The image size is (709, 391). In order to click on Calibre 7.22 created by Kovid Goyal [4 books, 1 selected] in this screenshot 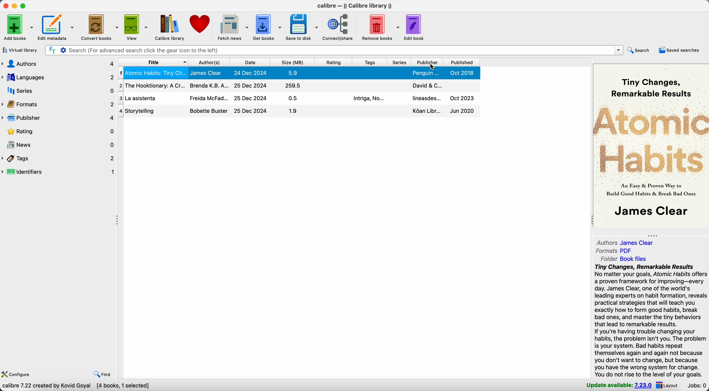, I will do `click(76, 386)`.